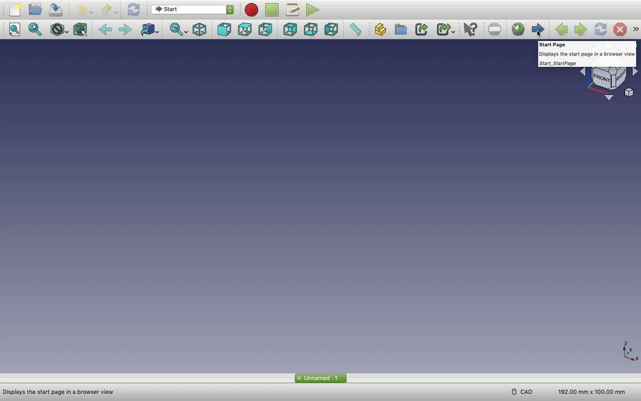  Describe the element at coordinates (133, 10) in the screenshot. I see `Refresh` at that location.